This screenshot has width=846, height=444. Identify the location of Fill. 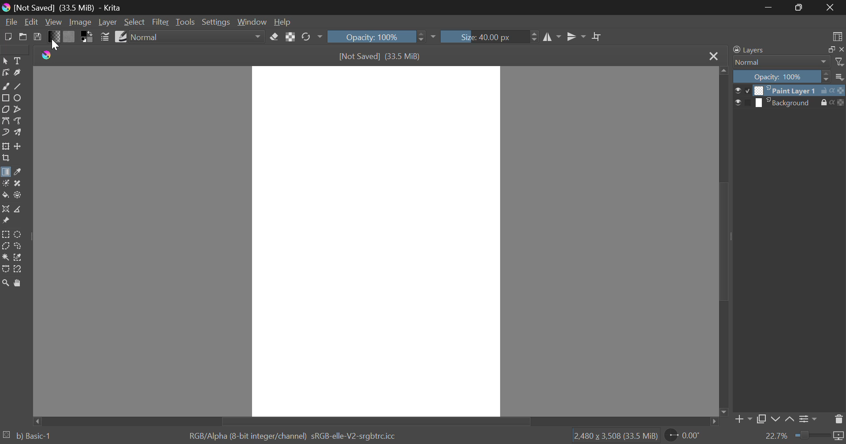
(5, 195).